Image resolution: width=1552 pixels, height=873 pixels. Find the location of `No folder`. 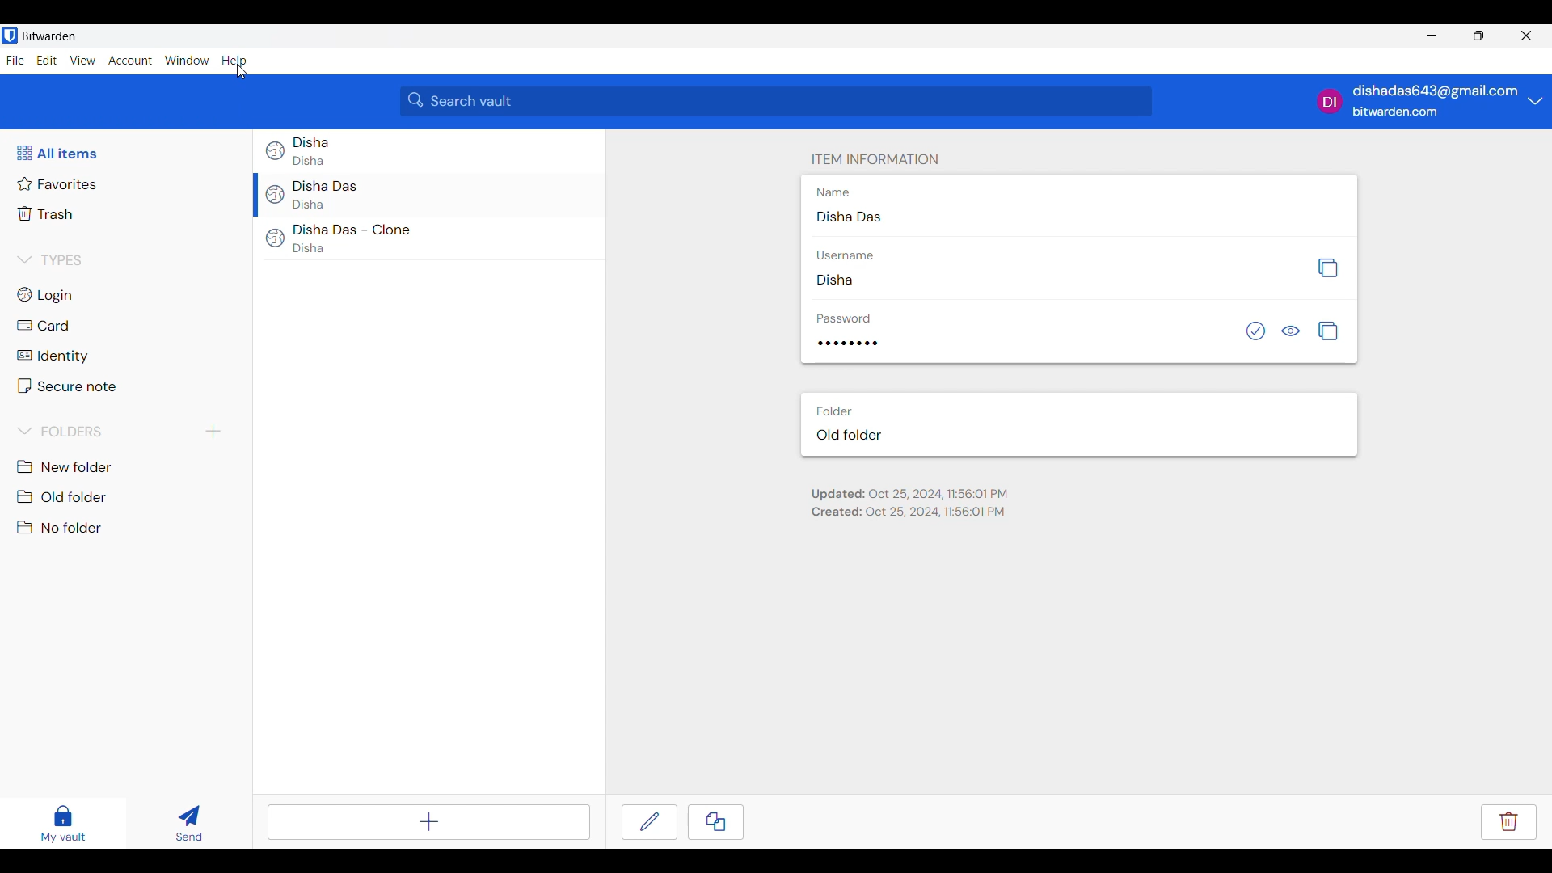

No folder is located at coordinates (61, 527).